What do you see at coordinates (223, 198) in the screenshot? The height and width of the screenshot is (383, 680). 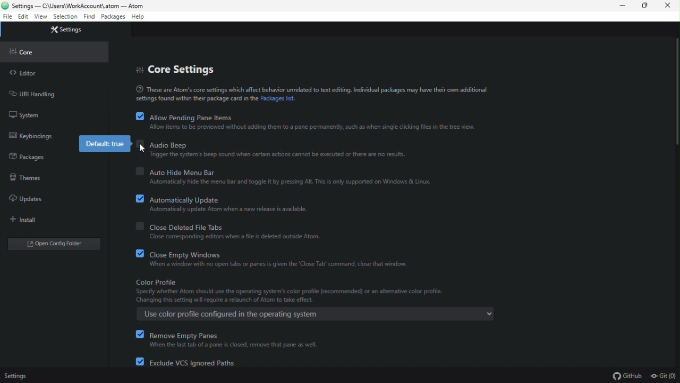 I see `automatically update` at bounding box center [223, 198].